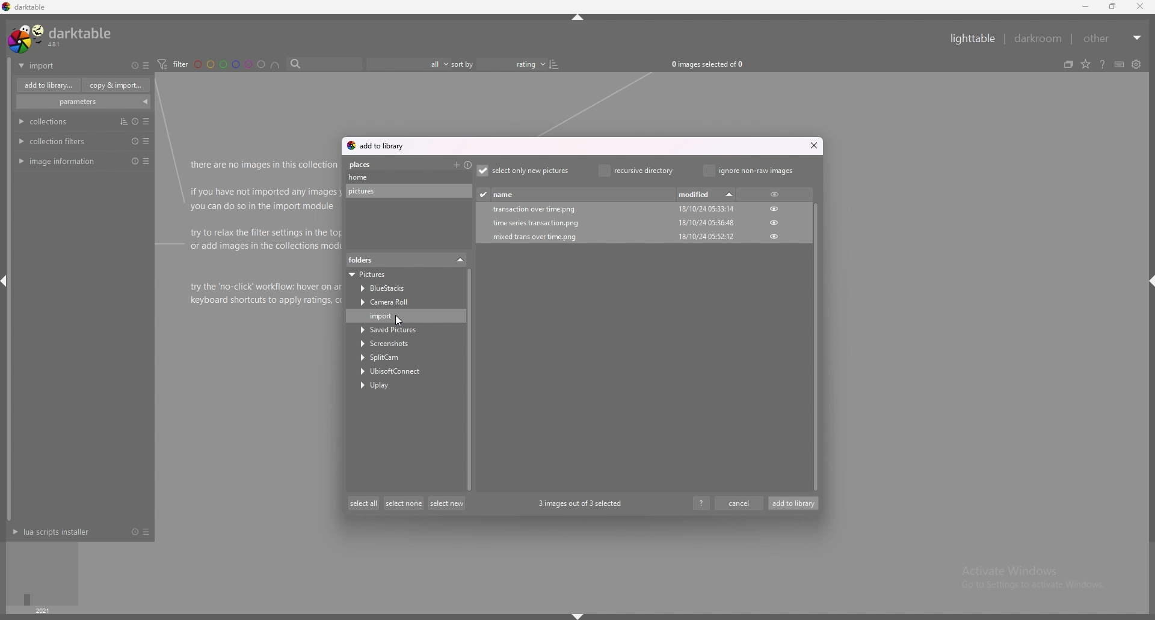 Image resolution: width=1155 pixels, height=620 pixels. What do you see at coordinates (573, 209) in the screenshot?
I see `transaction over time.png` at bounding box center [573, 209].